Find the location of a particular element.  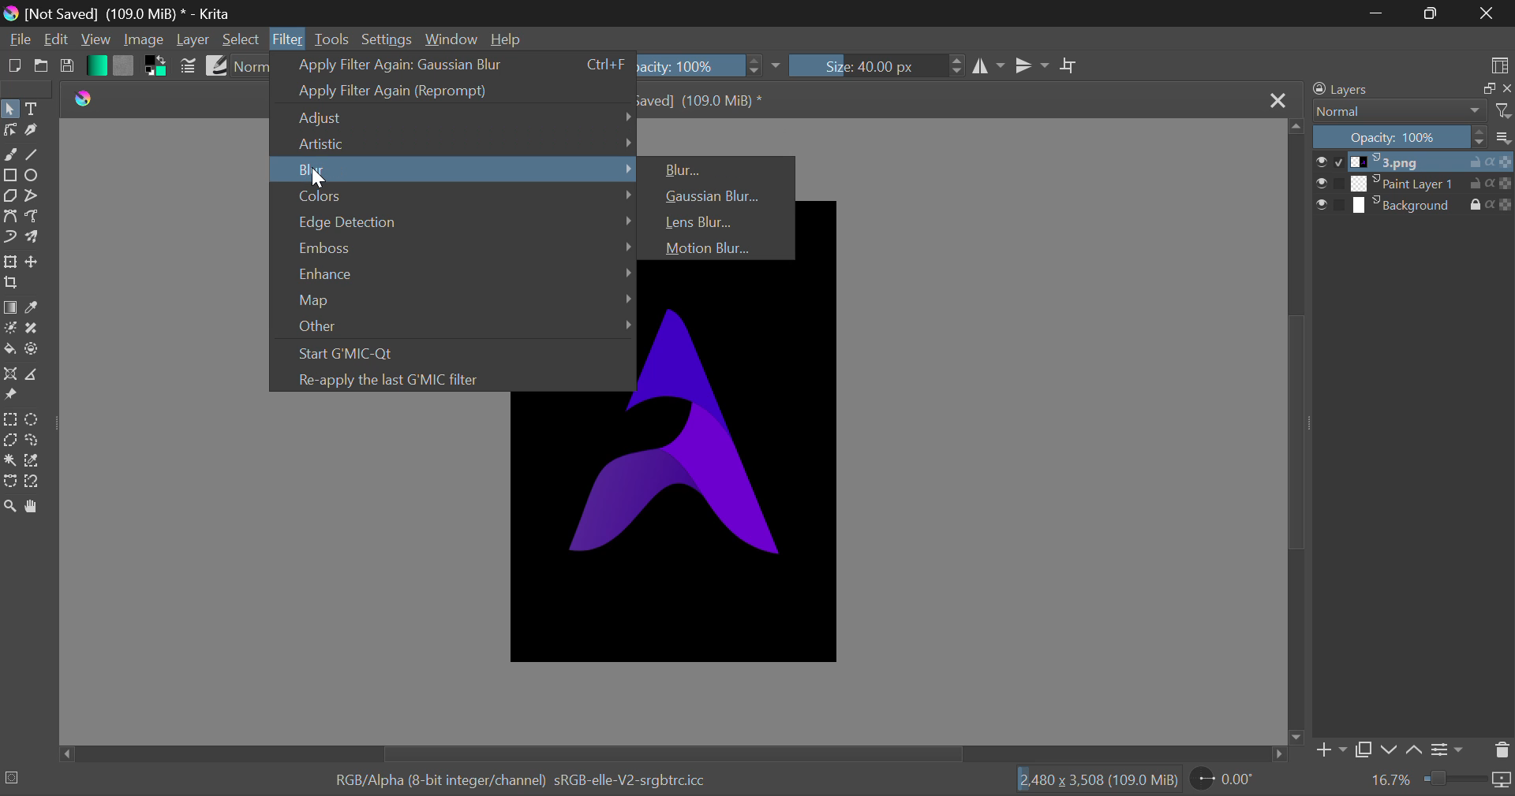

Help is located at coordinates (508, 39).